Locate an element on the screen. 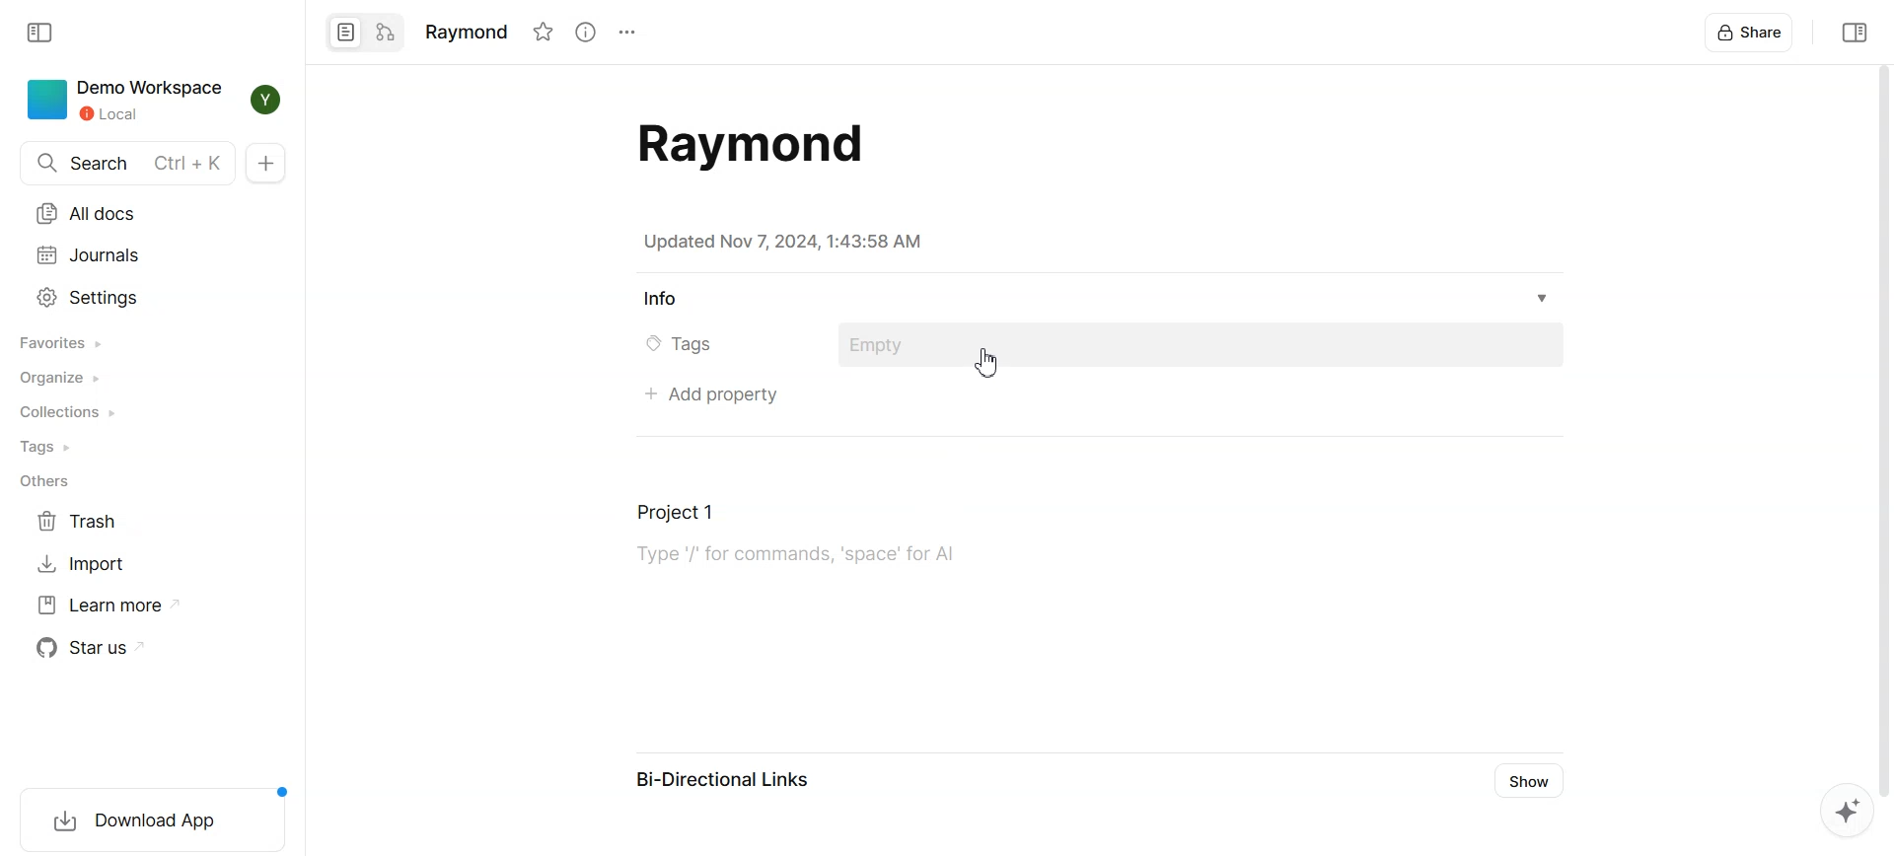  Page is located at coordinates (344, 31).